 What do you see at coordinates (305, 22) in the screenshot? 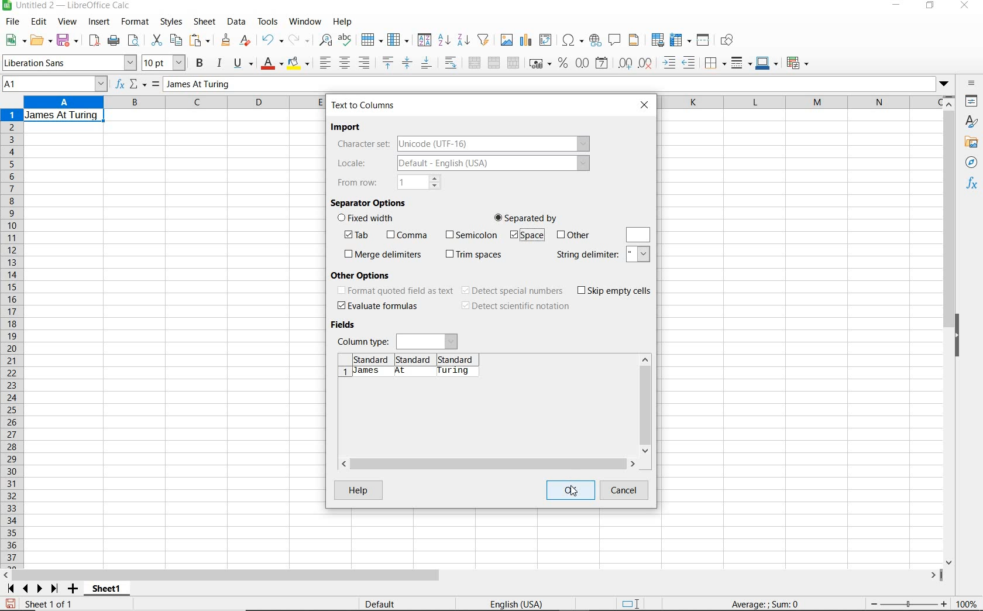
I see `window` at bounding box center [305, 22].